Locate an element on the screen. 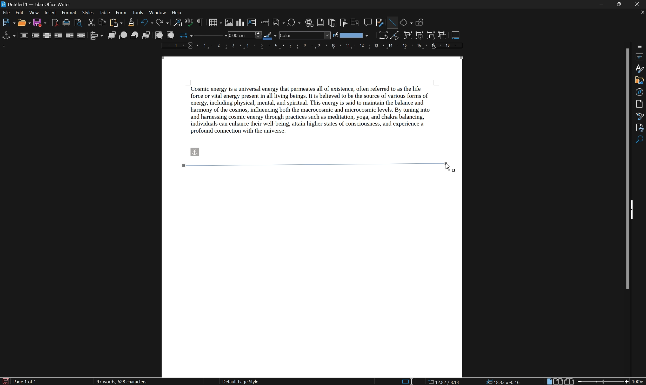  area style is located at coordinates (305, 35).